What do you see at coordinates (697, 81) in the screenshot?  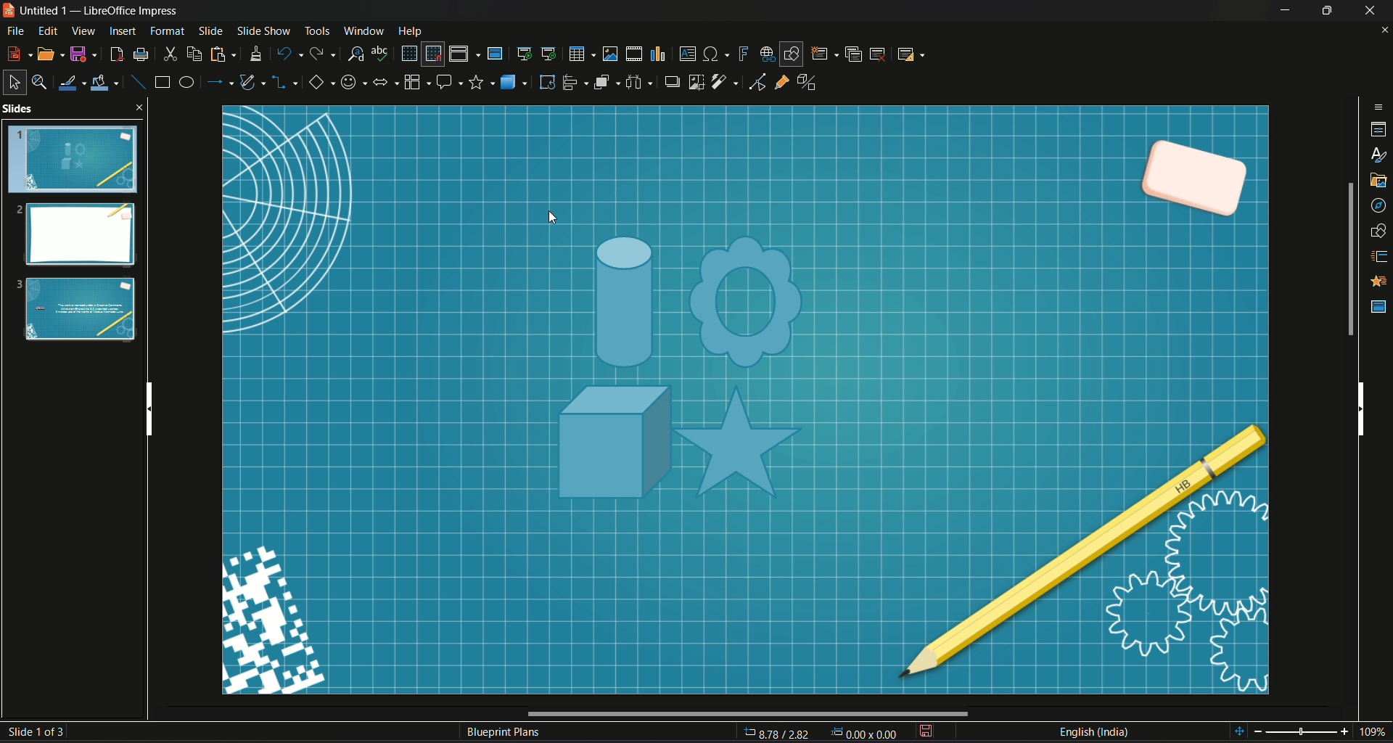 I see `crop image` at bounding box center [697, 81].